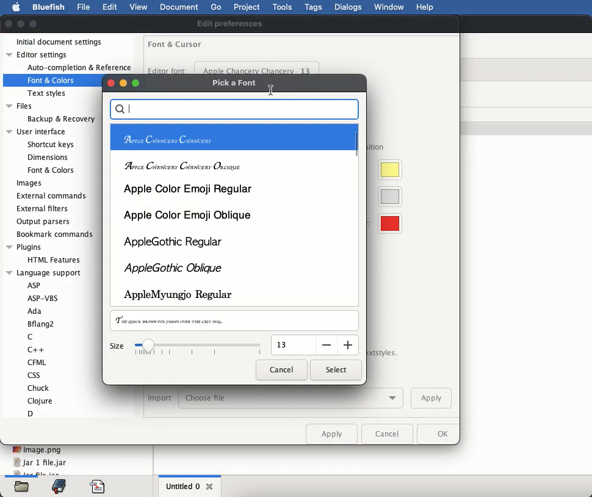 The image size is (592, 497). What do you see at coordinates (229, 25) in the screenshot?
I see `edit preferences ` at bounding box center [229, 25].